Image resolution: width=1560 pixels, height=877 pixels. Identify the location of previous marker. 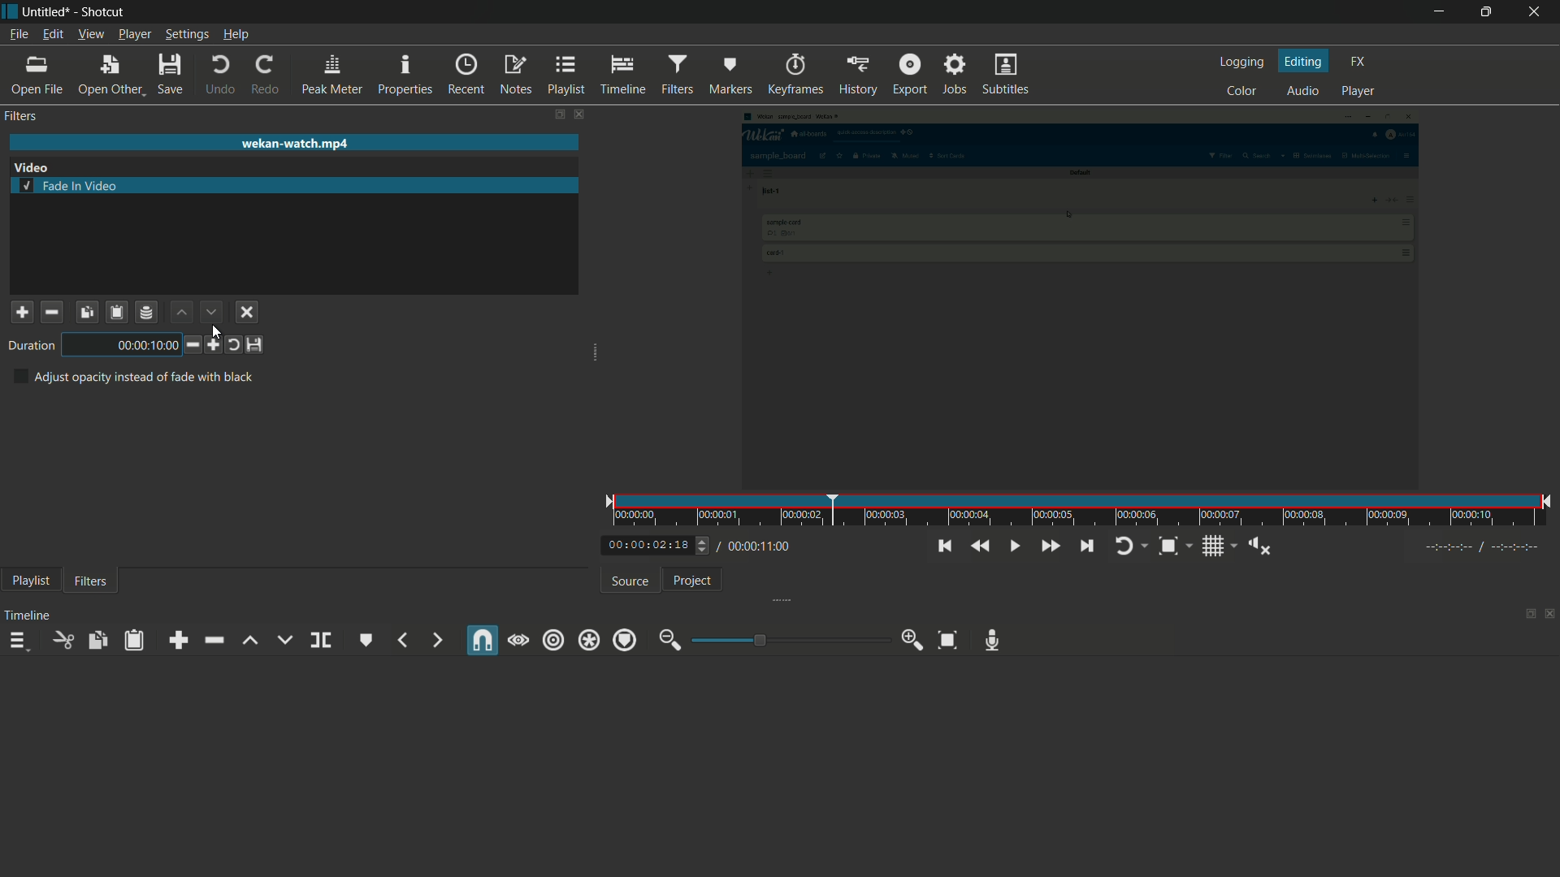
(404, 640).